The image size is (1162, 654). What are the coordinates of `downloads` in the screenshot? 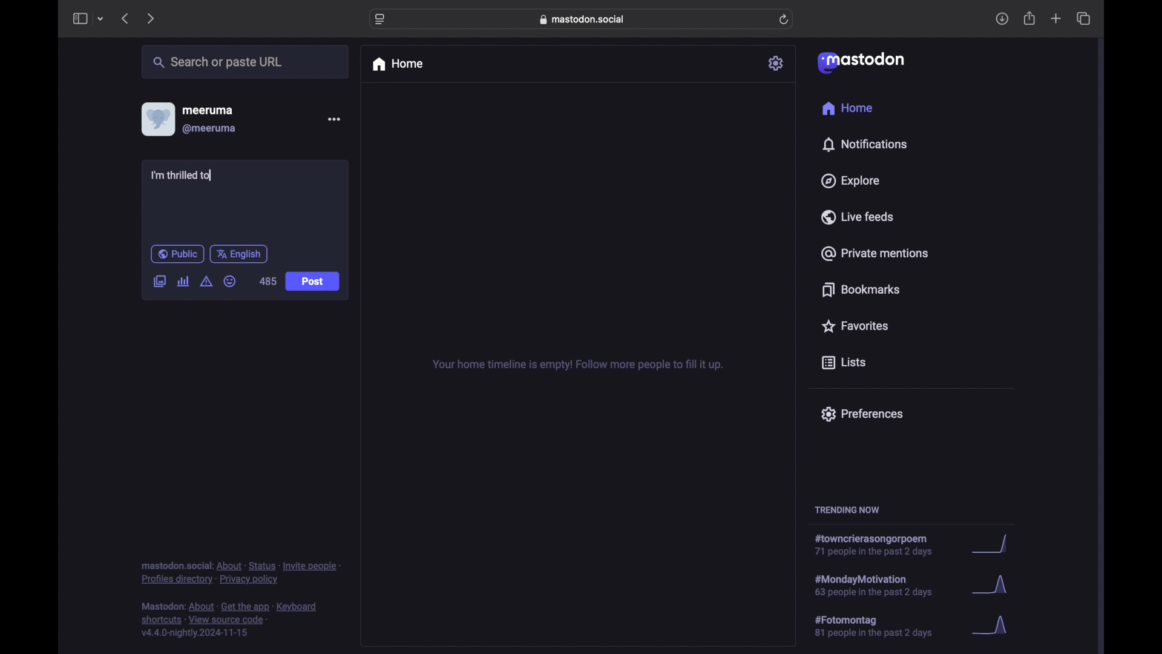 It's located at (1002, 19).